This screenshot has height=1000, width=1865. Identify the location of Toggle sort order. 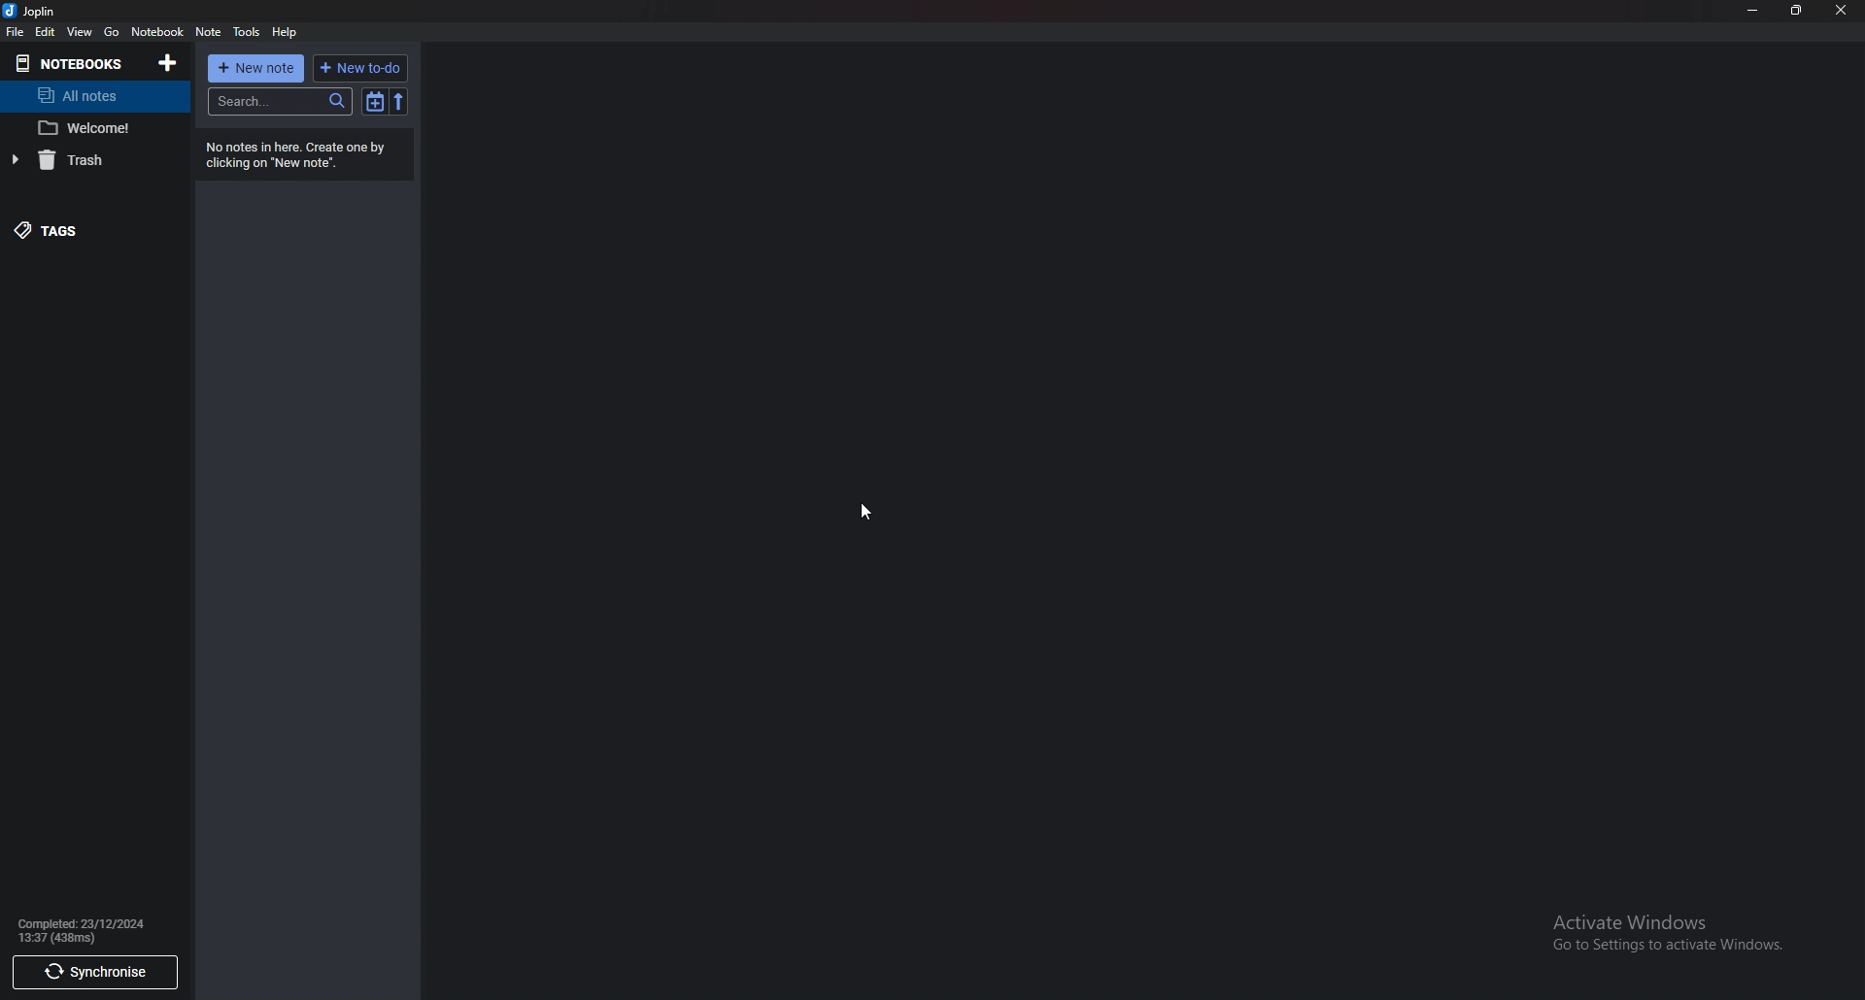
(373, 102).